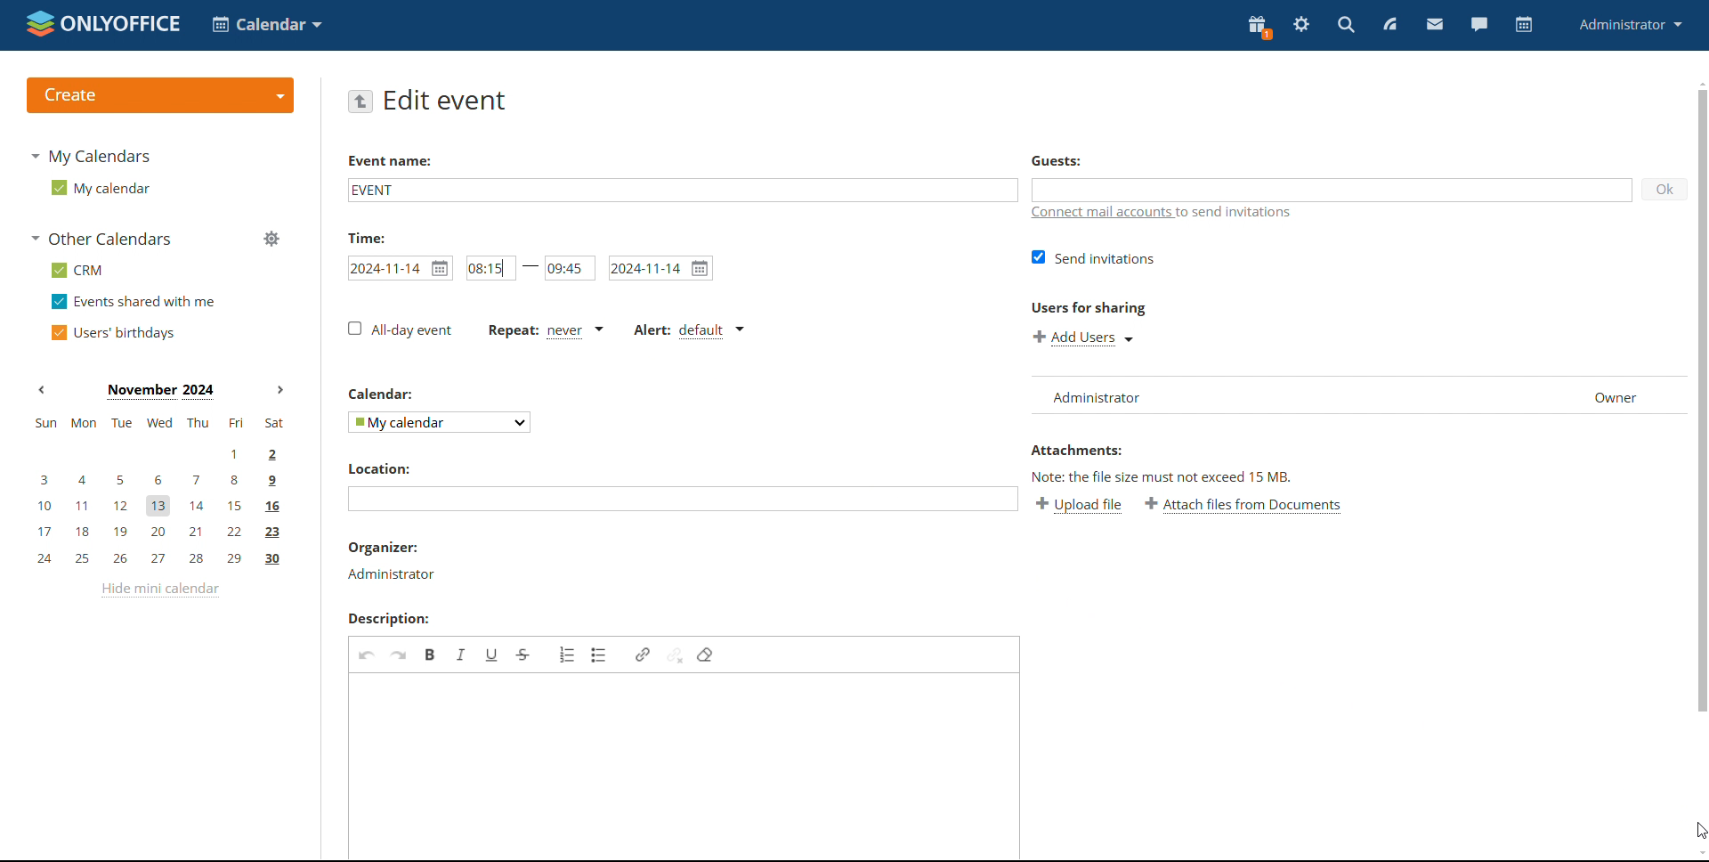 The width and height of the screenshot is (1709, 862). I want to click on go back, so click(361, 102).